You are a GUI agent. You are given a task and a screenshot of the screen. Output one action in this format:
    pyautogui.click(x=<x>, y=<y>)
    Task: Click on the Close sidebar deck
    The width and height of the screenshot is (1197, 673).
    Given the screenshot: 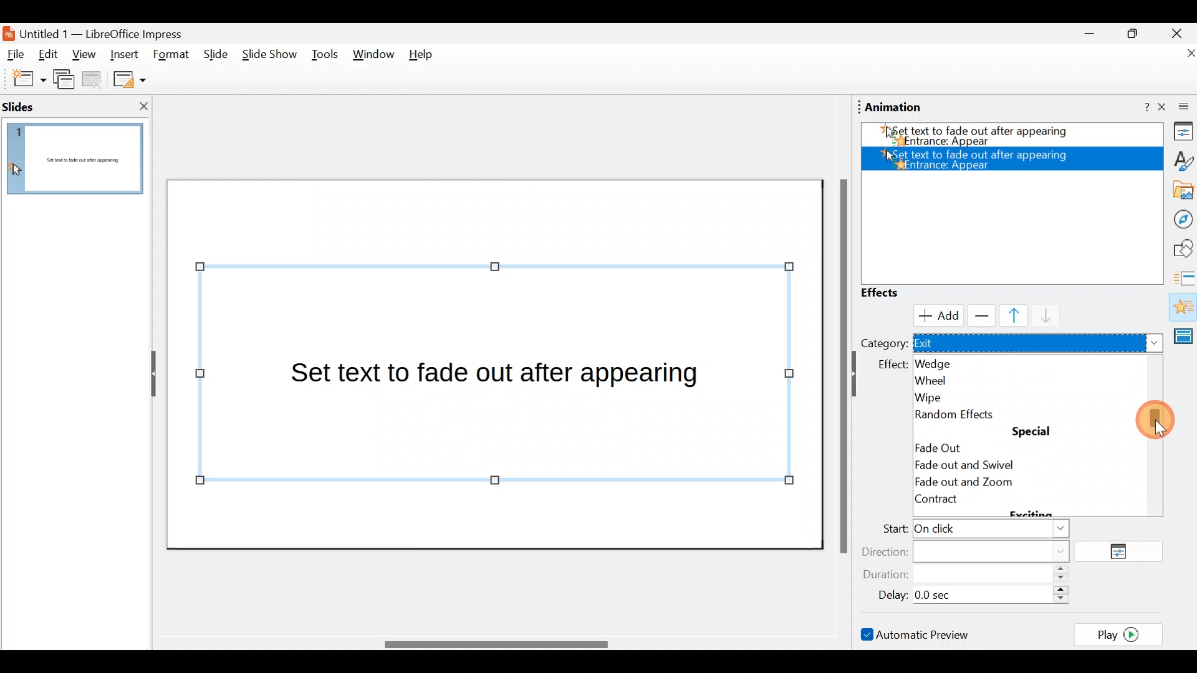 What is the action you would take?
    pyautogui.click(x=1178, y=107)
    